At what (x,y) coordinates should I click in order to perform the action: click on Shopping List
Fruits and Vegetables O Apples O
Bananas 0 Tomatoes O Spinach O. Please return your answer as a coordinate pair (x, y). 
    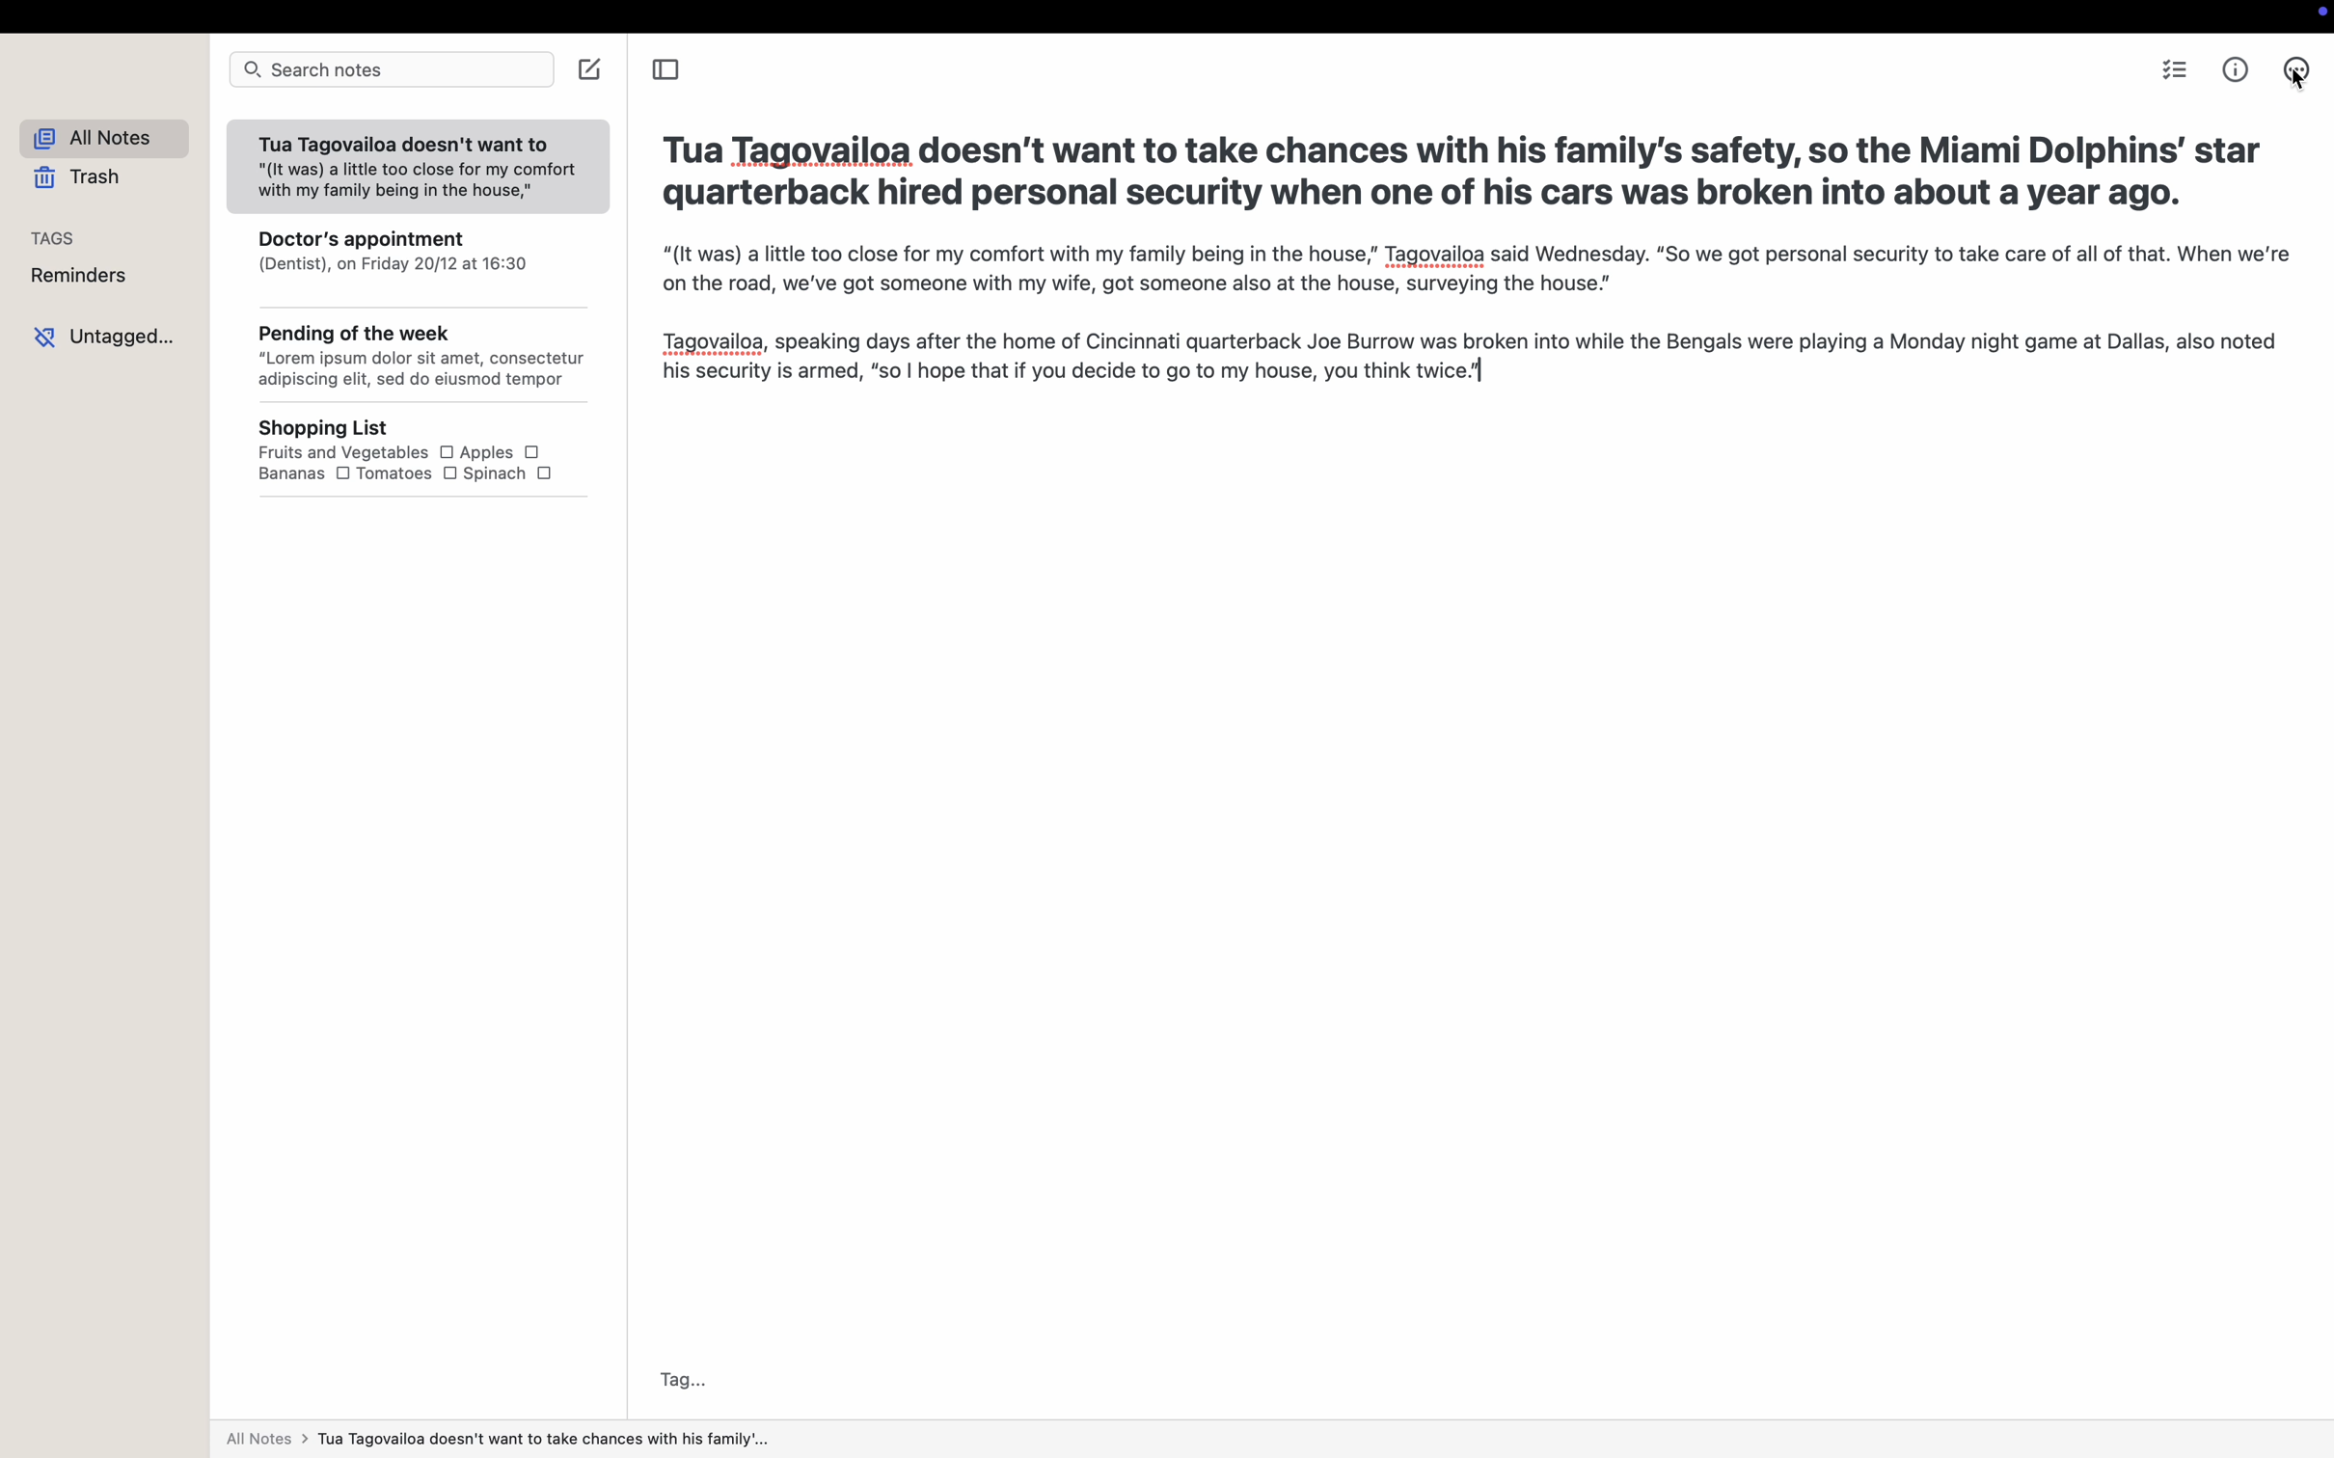
    Looking at the image, I should click on (435, 452).